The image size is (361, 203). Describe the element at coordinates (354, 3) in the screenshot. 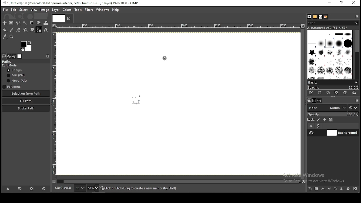

I see `close window` at that location.